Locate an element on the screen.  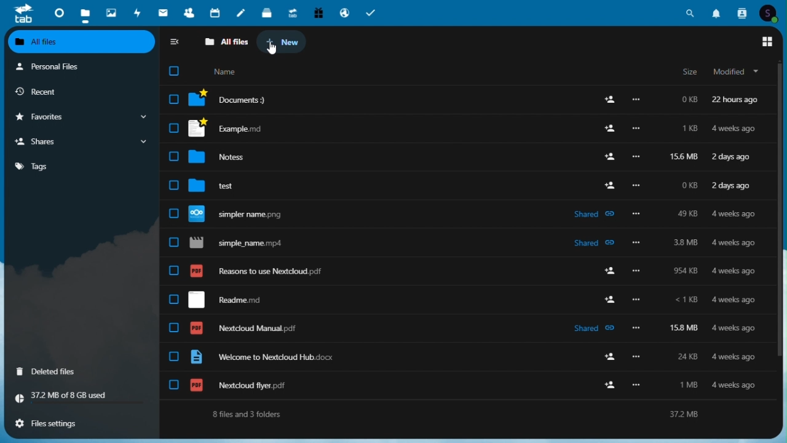
more options is located at coordinates (641, 215).